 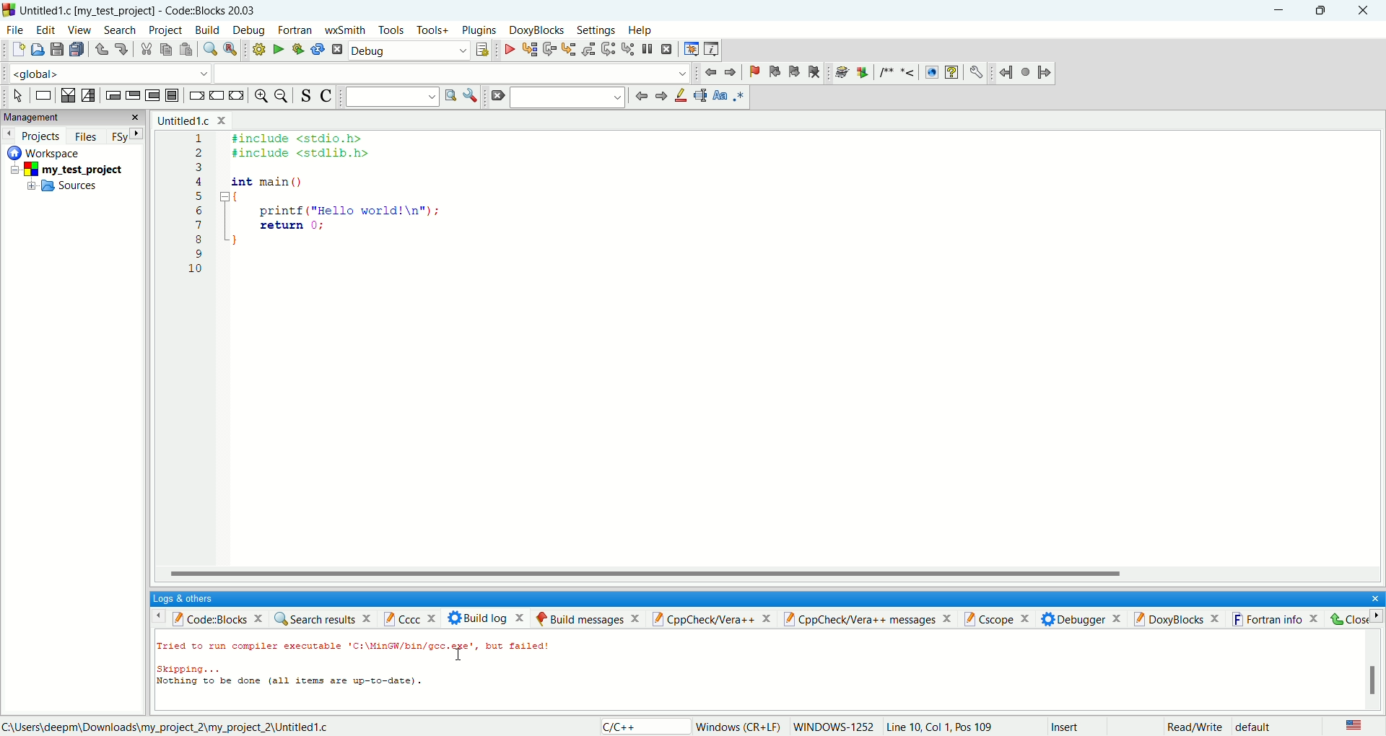 What do you see at coordinates (125, 136) in the screenshot?
I see `FSy` at bounding box center [125, 136].